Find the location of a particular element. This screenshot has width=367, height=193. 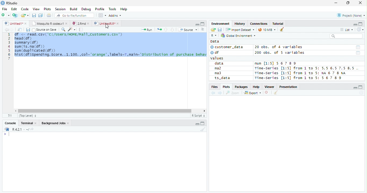

ma3 is located at coordinates (219, 73).